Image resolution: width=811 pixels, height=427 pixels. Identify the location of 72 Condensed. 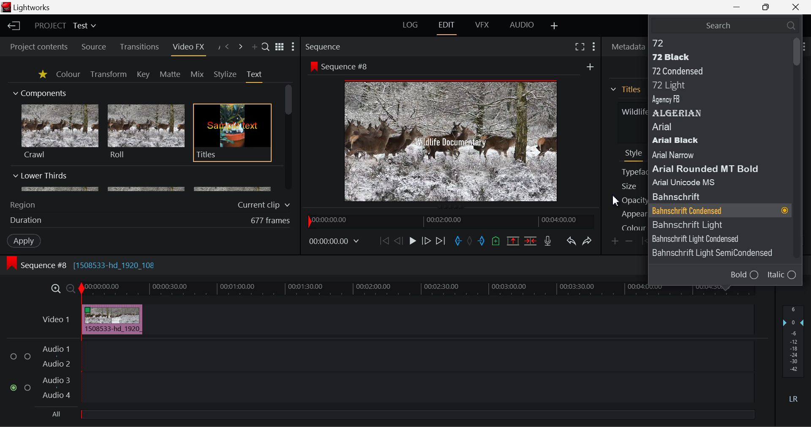
(715, 70).